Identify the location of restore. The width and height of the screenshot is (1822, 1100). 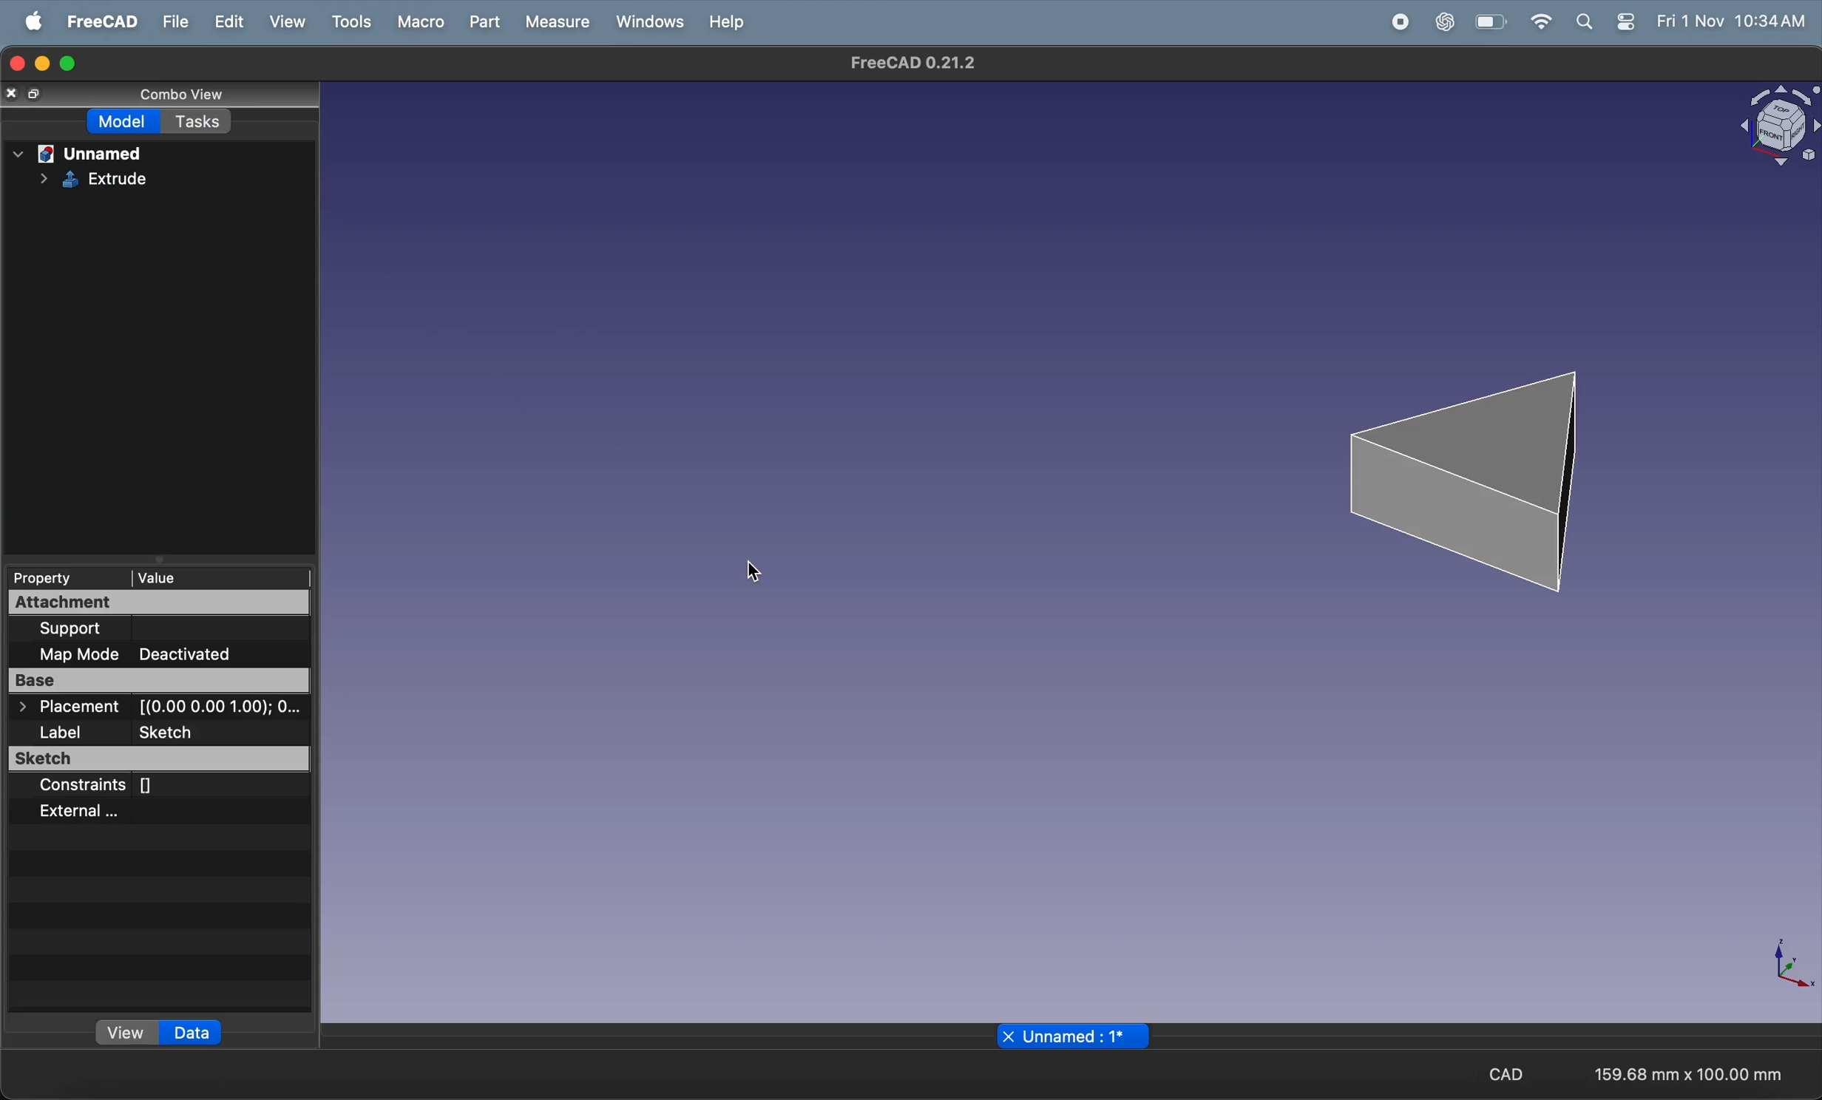
(38, 95).